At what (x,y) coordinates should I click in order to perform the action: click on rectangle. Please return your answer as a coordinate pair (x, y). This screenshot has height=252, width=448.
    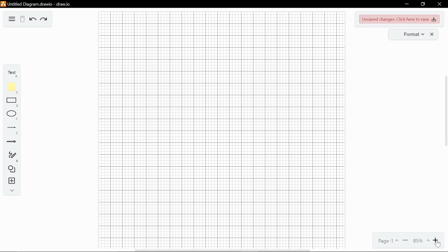
    Looking at the image, I should click on (10, 102).